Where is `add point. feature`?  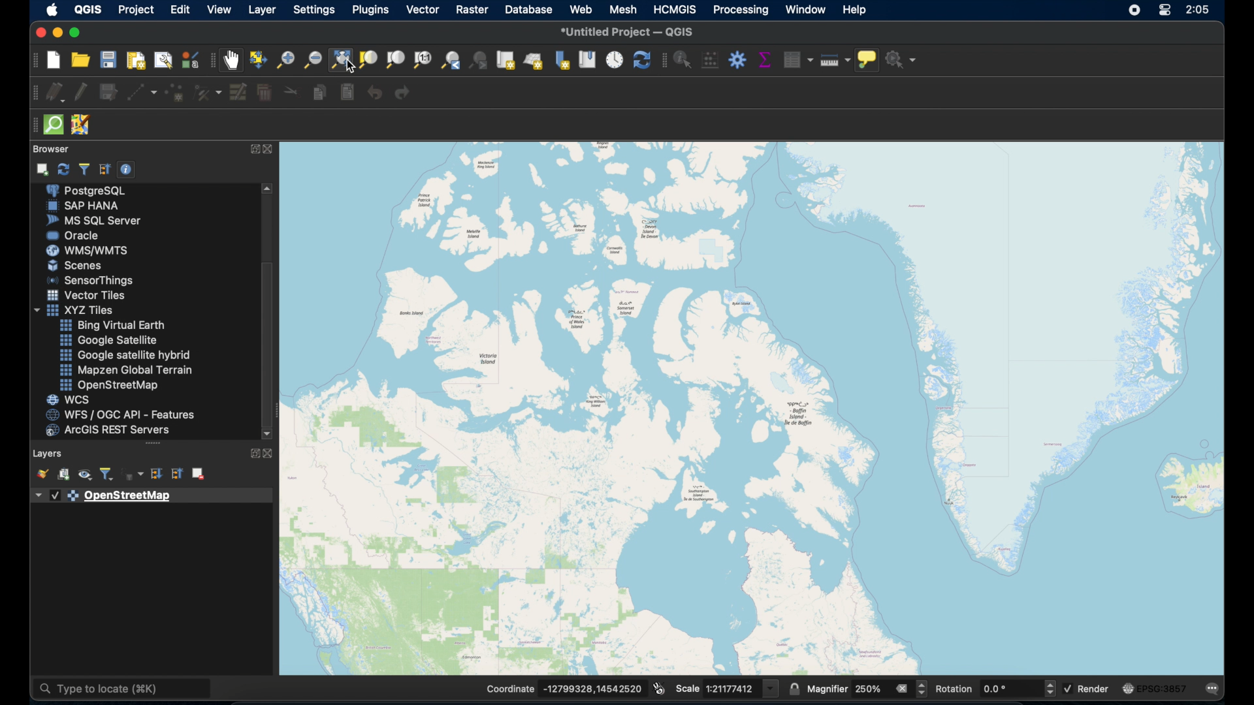
add point. feature is located at coordinates (175, 92).